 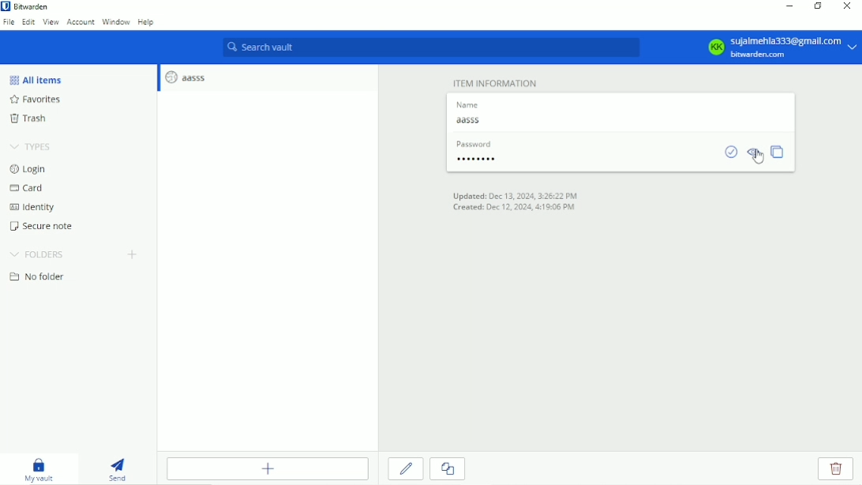 What do you see at coordinates (467, 103) in the screenshot?
I see `name label` at bounding box center [467, 103].